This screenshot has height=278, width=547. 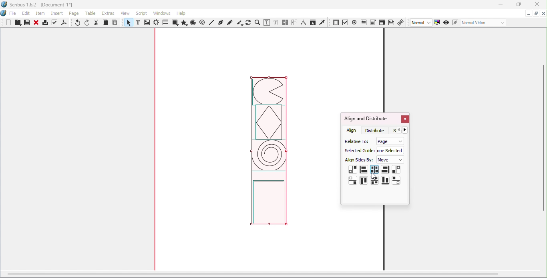 I want to click on Toggle color management system, so click(x=437, y=22).